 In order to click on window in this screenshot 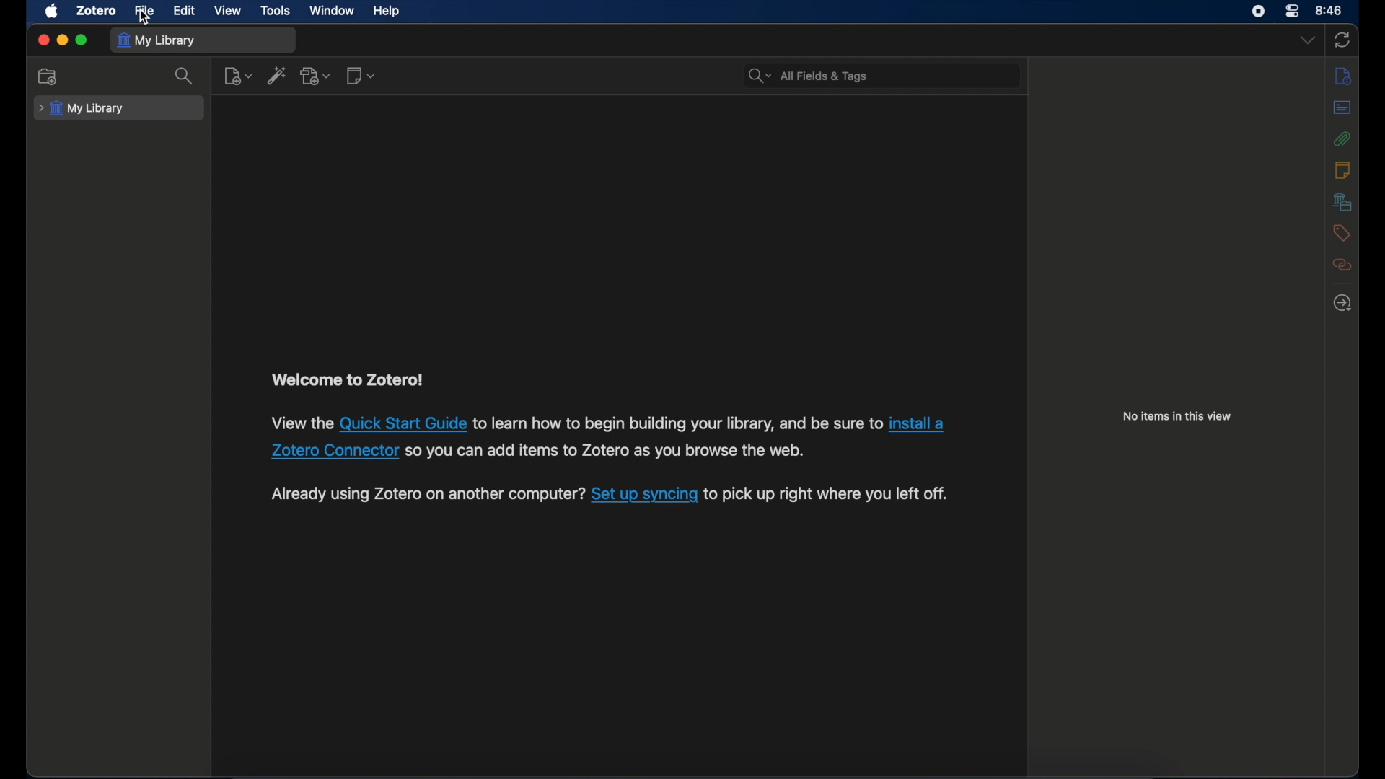, I will do `click(333, 11)`.